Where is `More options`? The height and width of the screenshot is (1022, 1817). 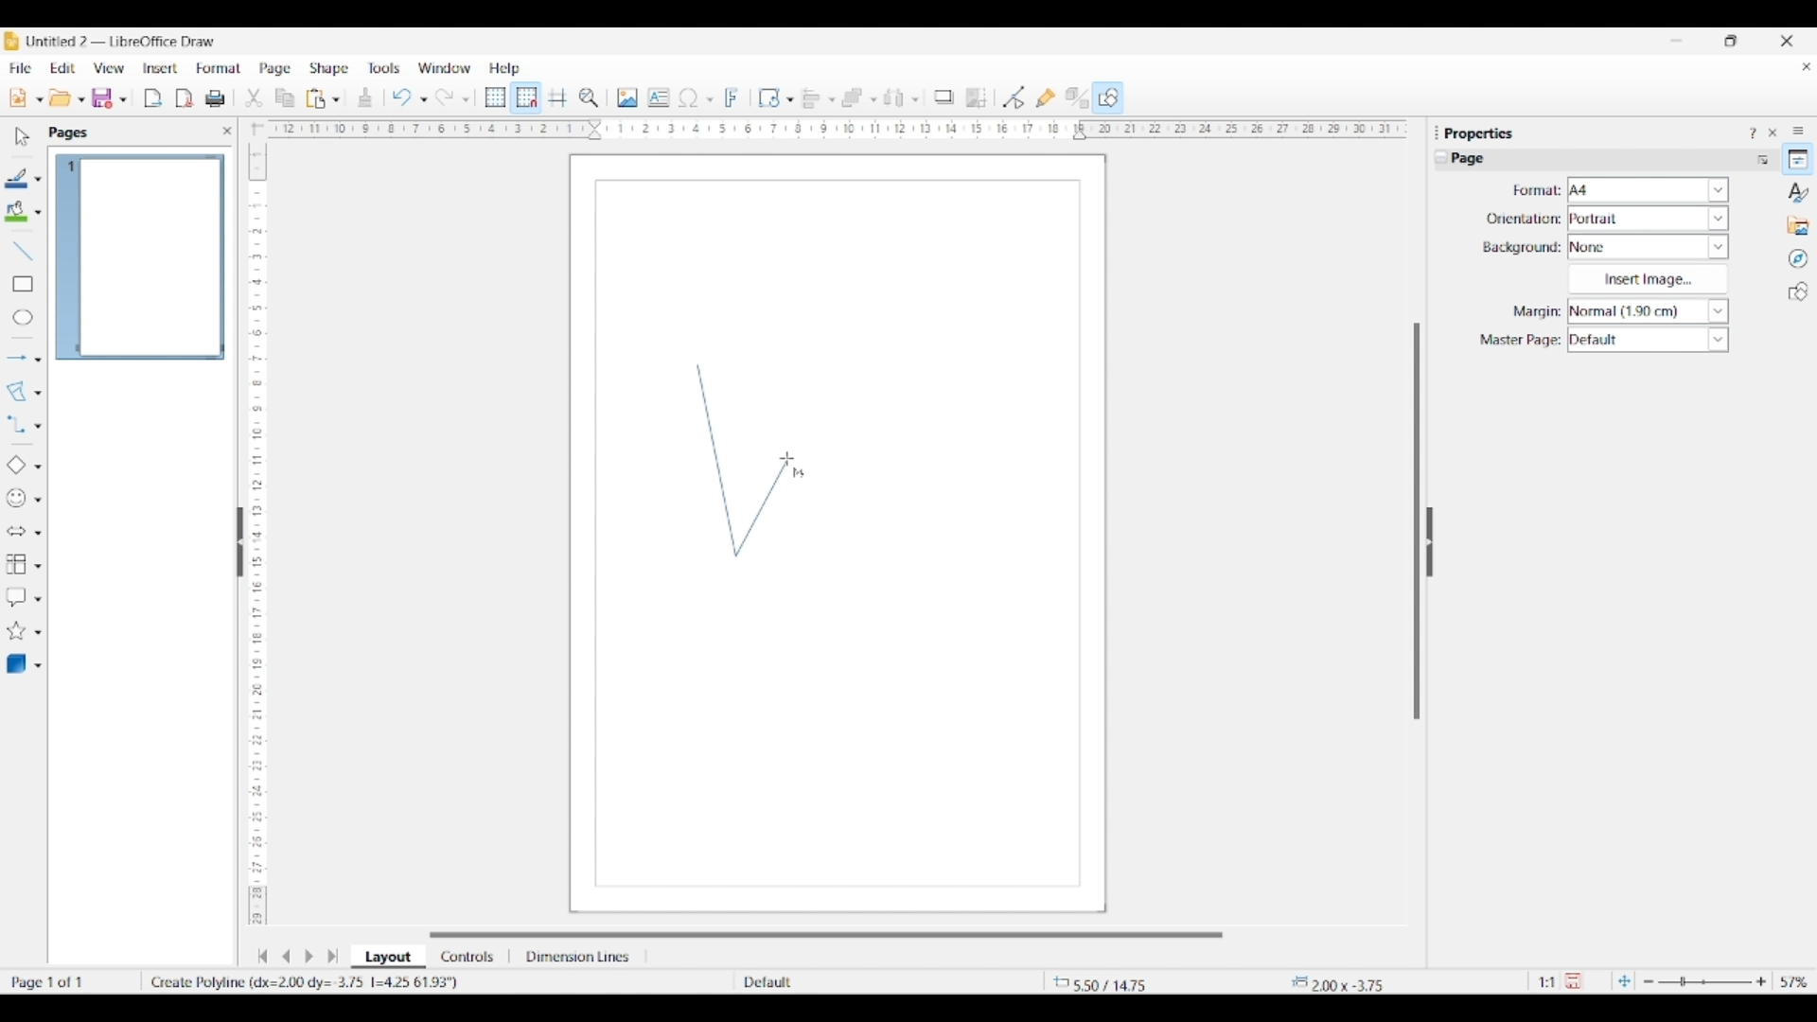 More options is located at coordinates (1762, 159).